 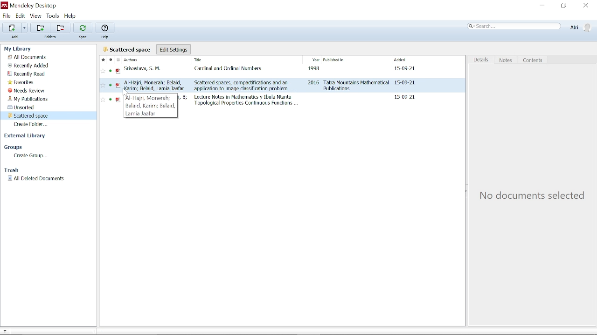 I want to click on Recently added, so click(x=29, y=66).